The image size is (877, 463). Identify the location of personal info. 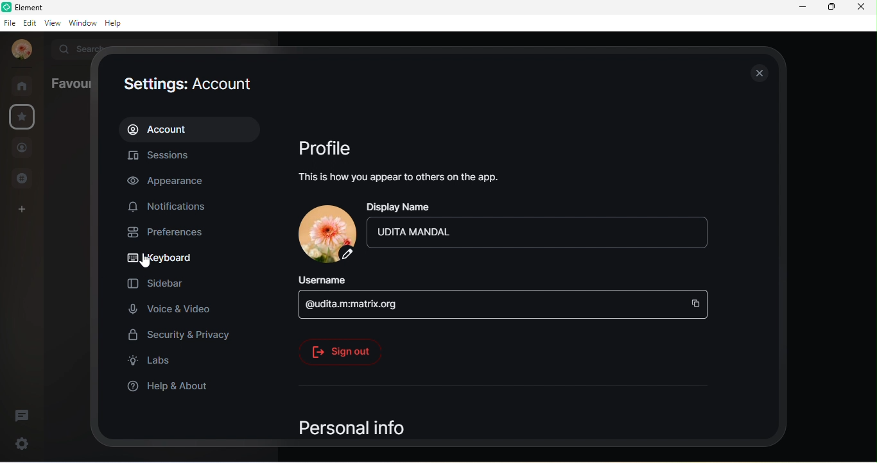
(353, 426).